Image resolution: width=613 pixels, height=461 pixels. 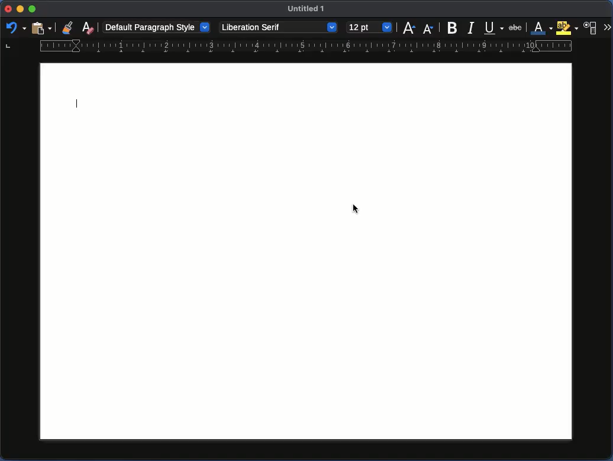 What do you see at coordinates (157, 27) in the screenshot?
I see `Paragraph style` at bounding box center [157, 27].